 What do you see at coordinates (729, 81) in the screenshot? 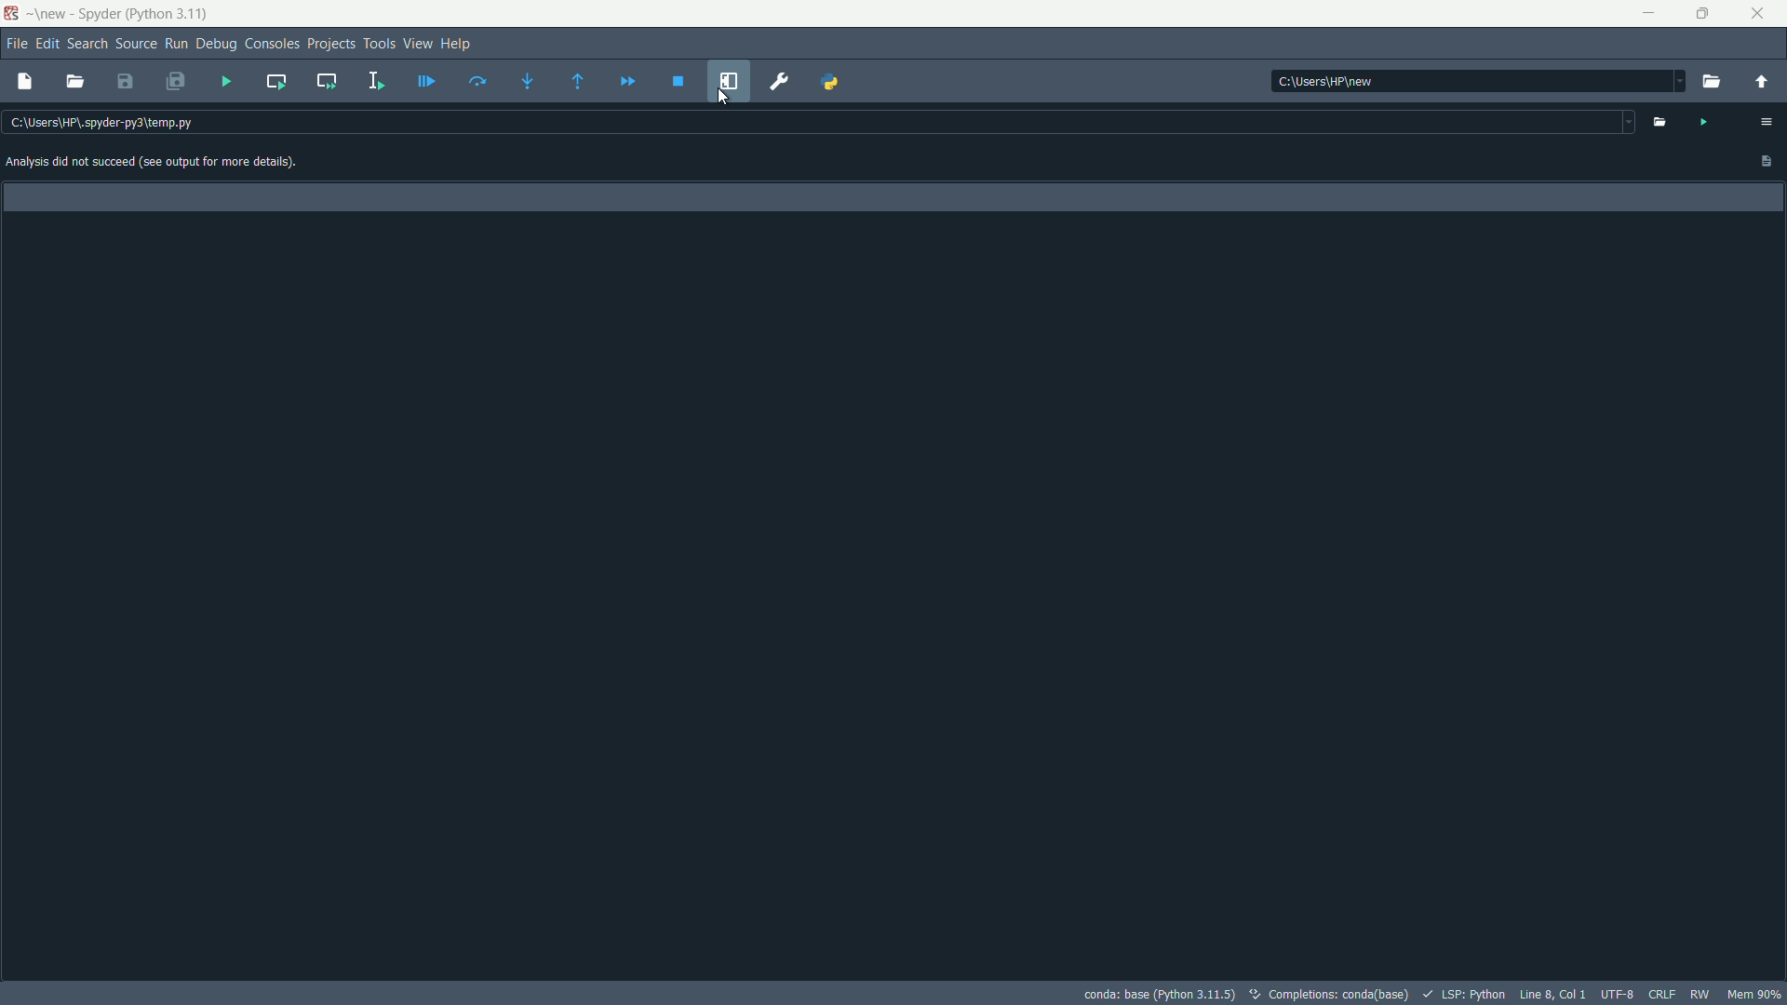
I see `maximize current pane` at bounding box center [729, 81].